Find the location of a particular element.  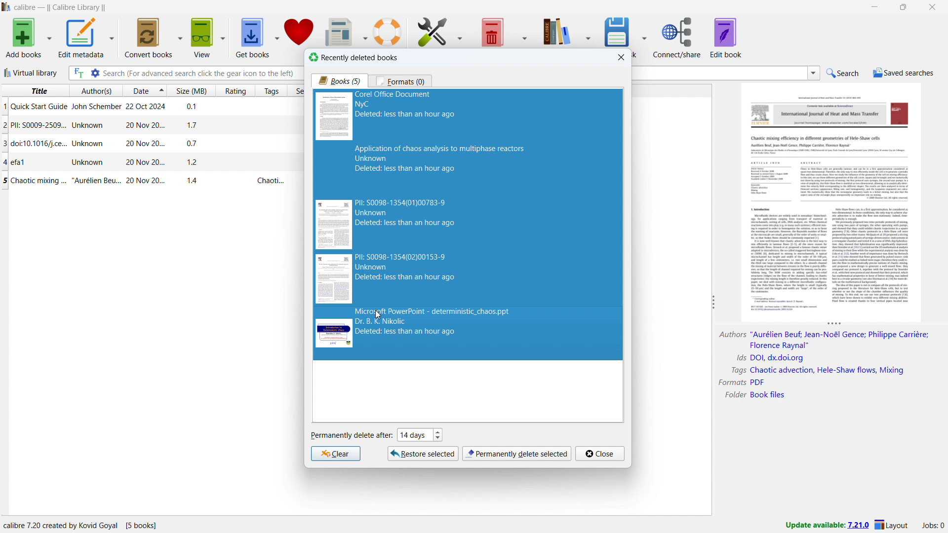

restore selcted is located at coordinates (424, 454).